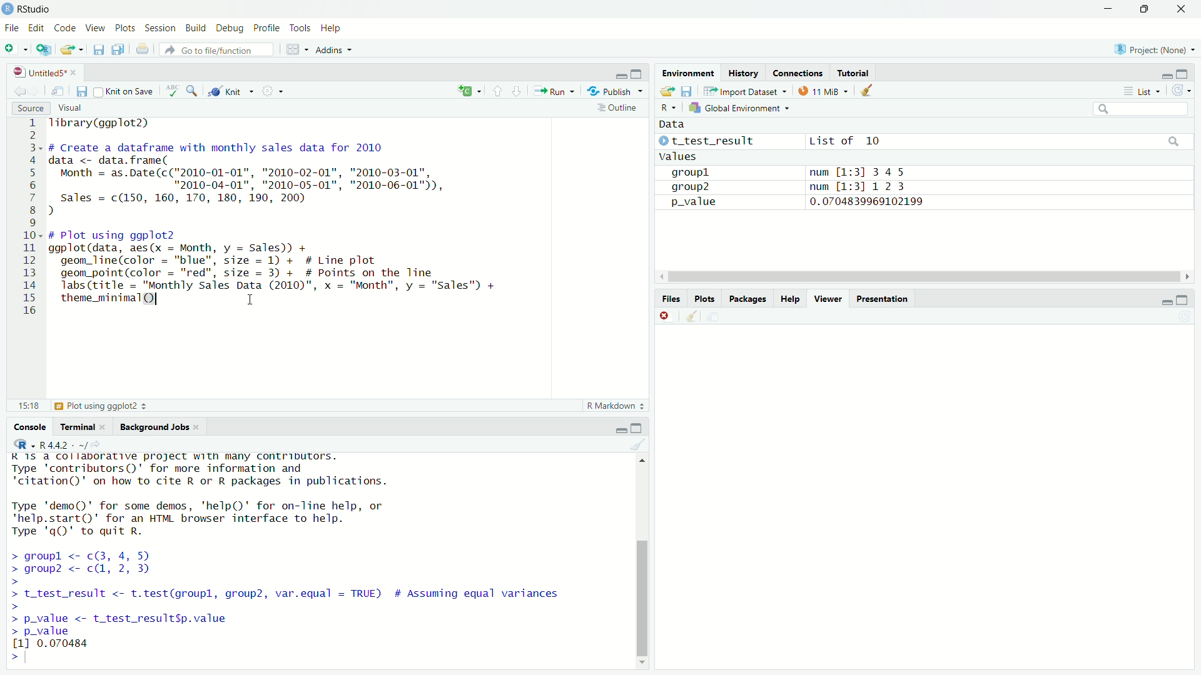  What do you see at coordinates (141, 49) in the screenshot?
I see `print current file` at bounding box center [141, 49].